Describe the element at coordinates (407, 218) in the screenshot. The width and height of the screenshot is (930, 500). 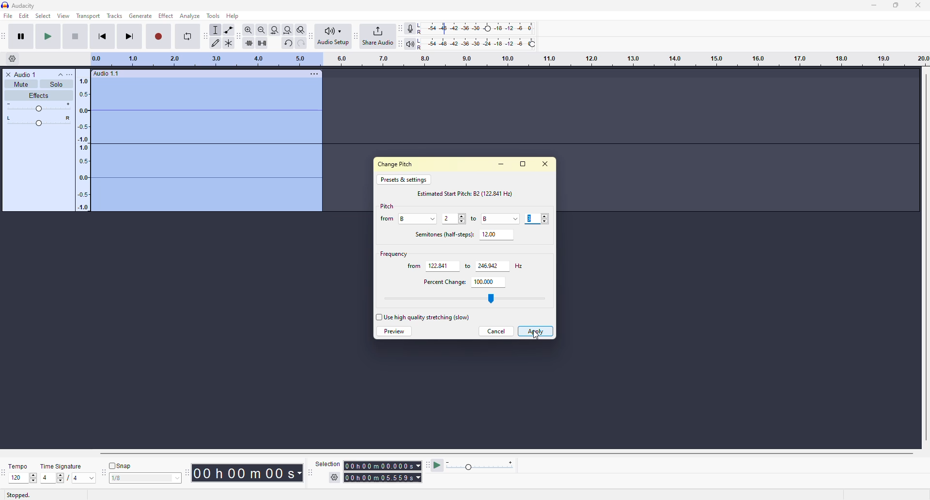
I see `b` at that location.